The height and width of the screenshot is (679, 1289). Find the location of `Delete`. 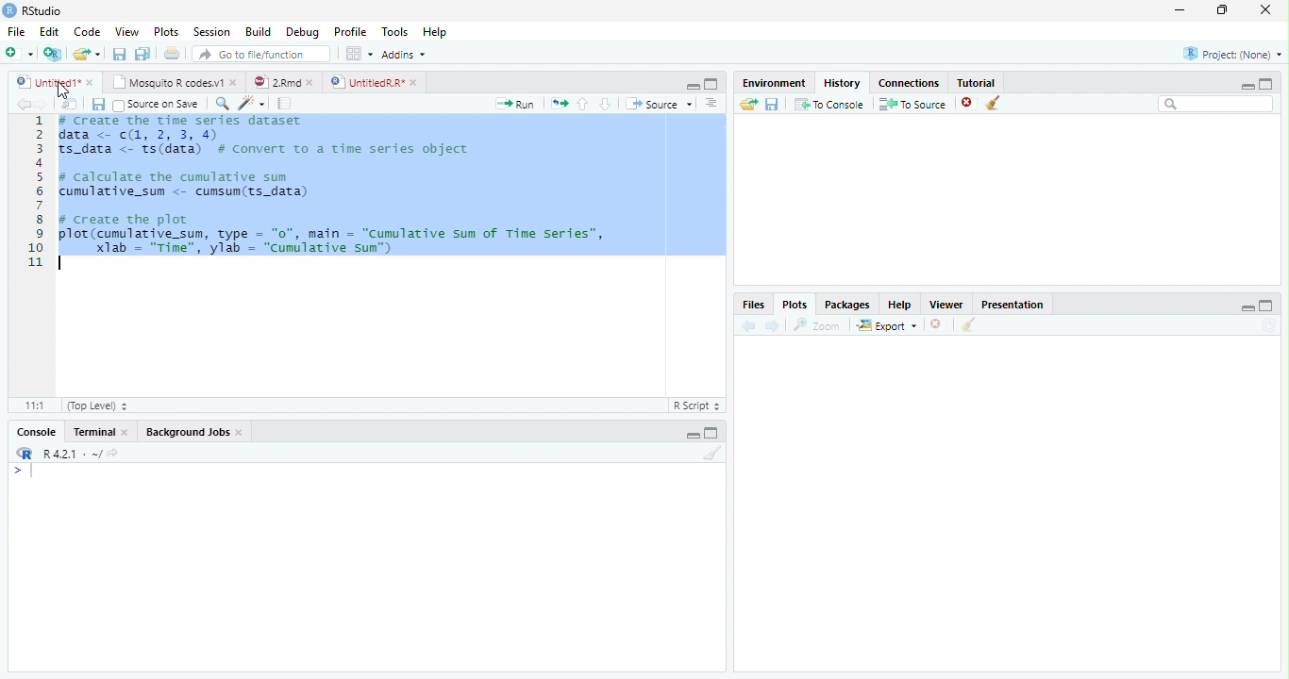

Delete is located at coordinates (965, 102).